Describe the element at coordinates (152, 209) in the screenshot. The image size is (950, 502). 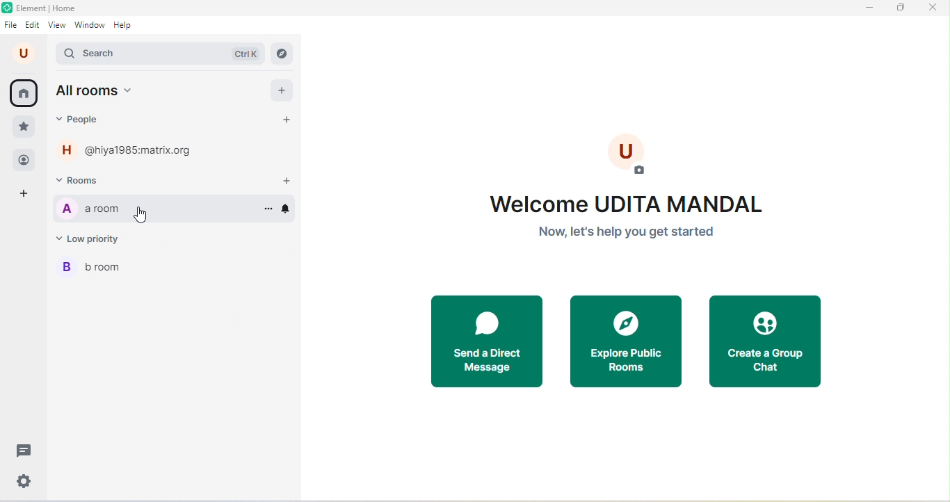
I see `a room` at that location.